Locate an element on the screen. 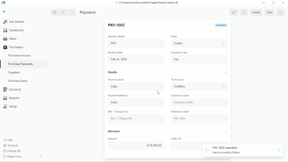 The image size is (288, 162). Collapse is located at coordinates (41, 156).